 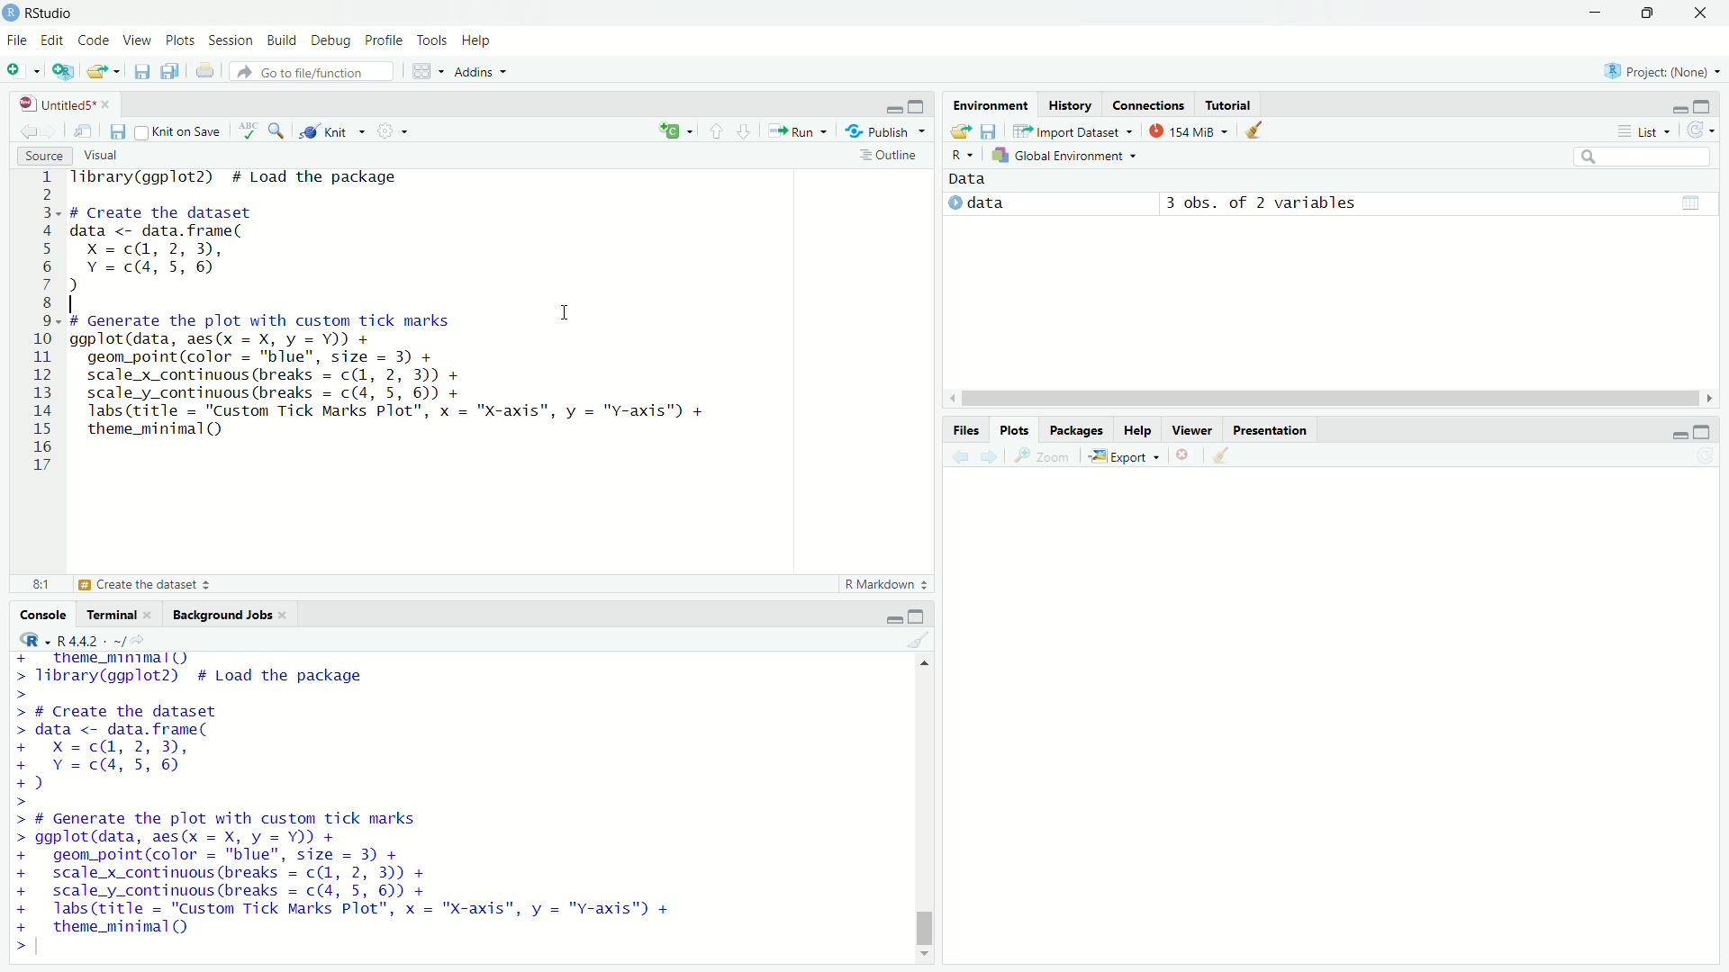 What do you see at coordinates (1713, 104) in the screenshot?
I see `maximize` at bounding box center [1713, 104].